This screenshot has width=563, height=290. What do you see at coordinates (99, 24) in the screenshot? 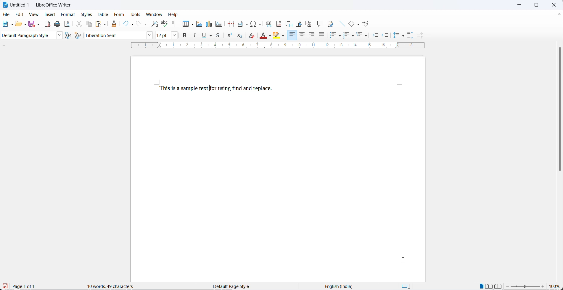
I see `paste` at bounding box center [99, 24].